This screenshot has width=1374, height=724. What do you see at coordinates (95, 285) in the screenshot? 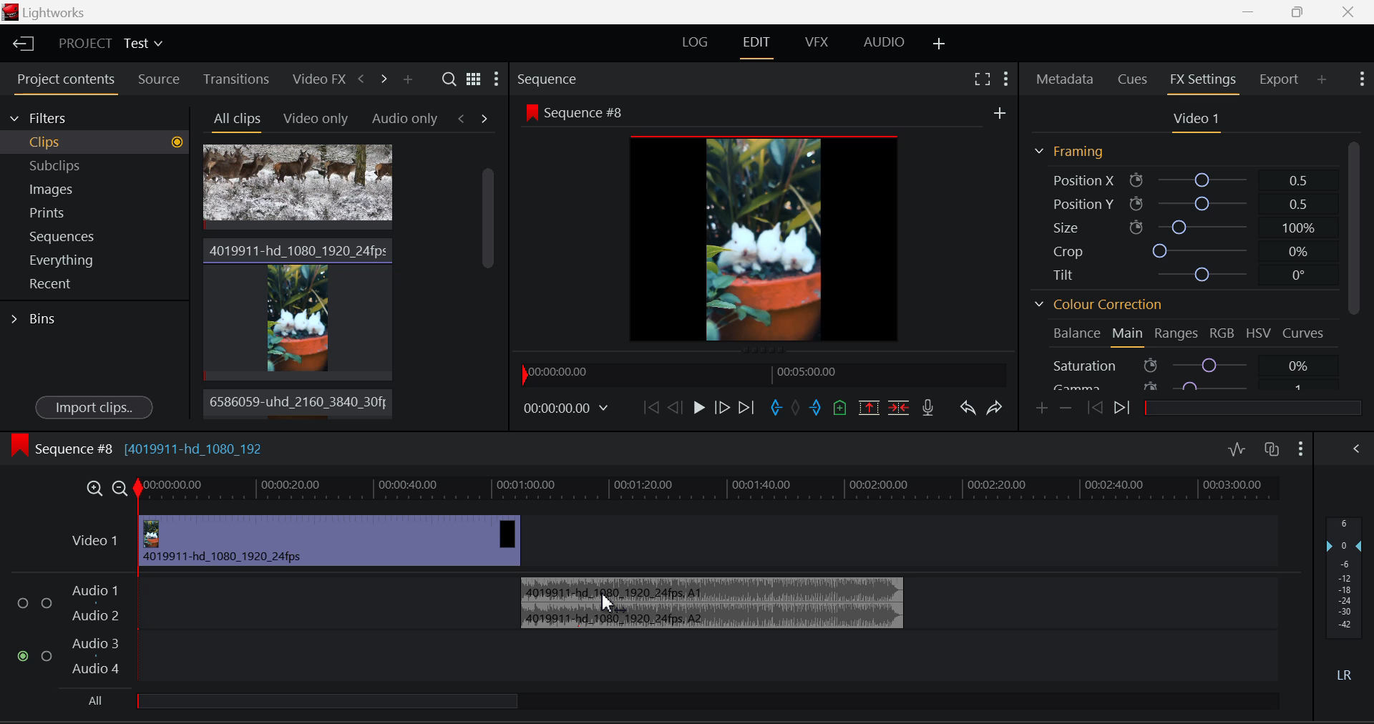
I see `Recent` at bounding box center [95, 285].